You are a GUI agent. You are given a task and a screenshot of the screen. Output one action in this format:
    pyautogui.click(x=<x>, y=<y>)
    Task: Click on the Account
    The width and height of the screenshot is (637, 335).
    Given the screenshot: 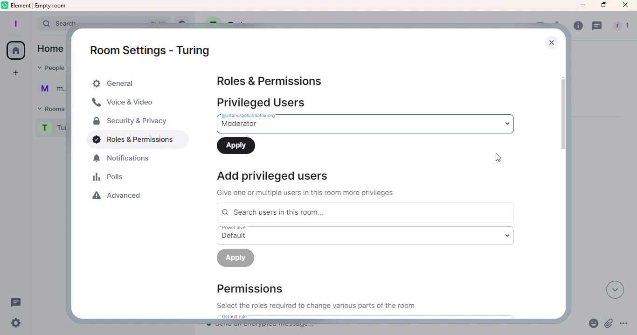 What is the action you would take?
    pyautogui.click(x=18, y=22)
    